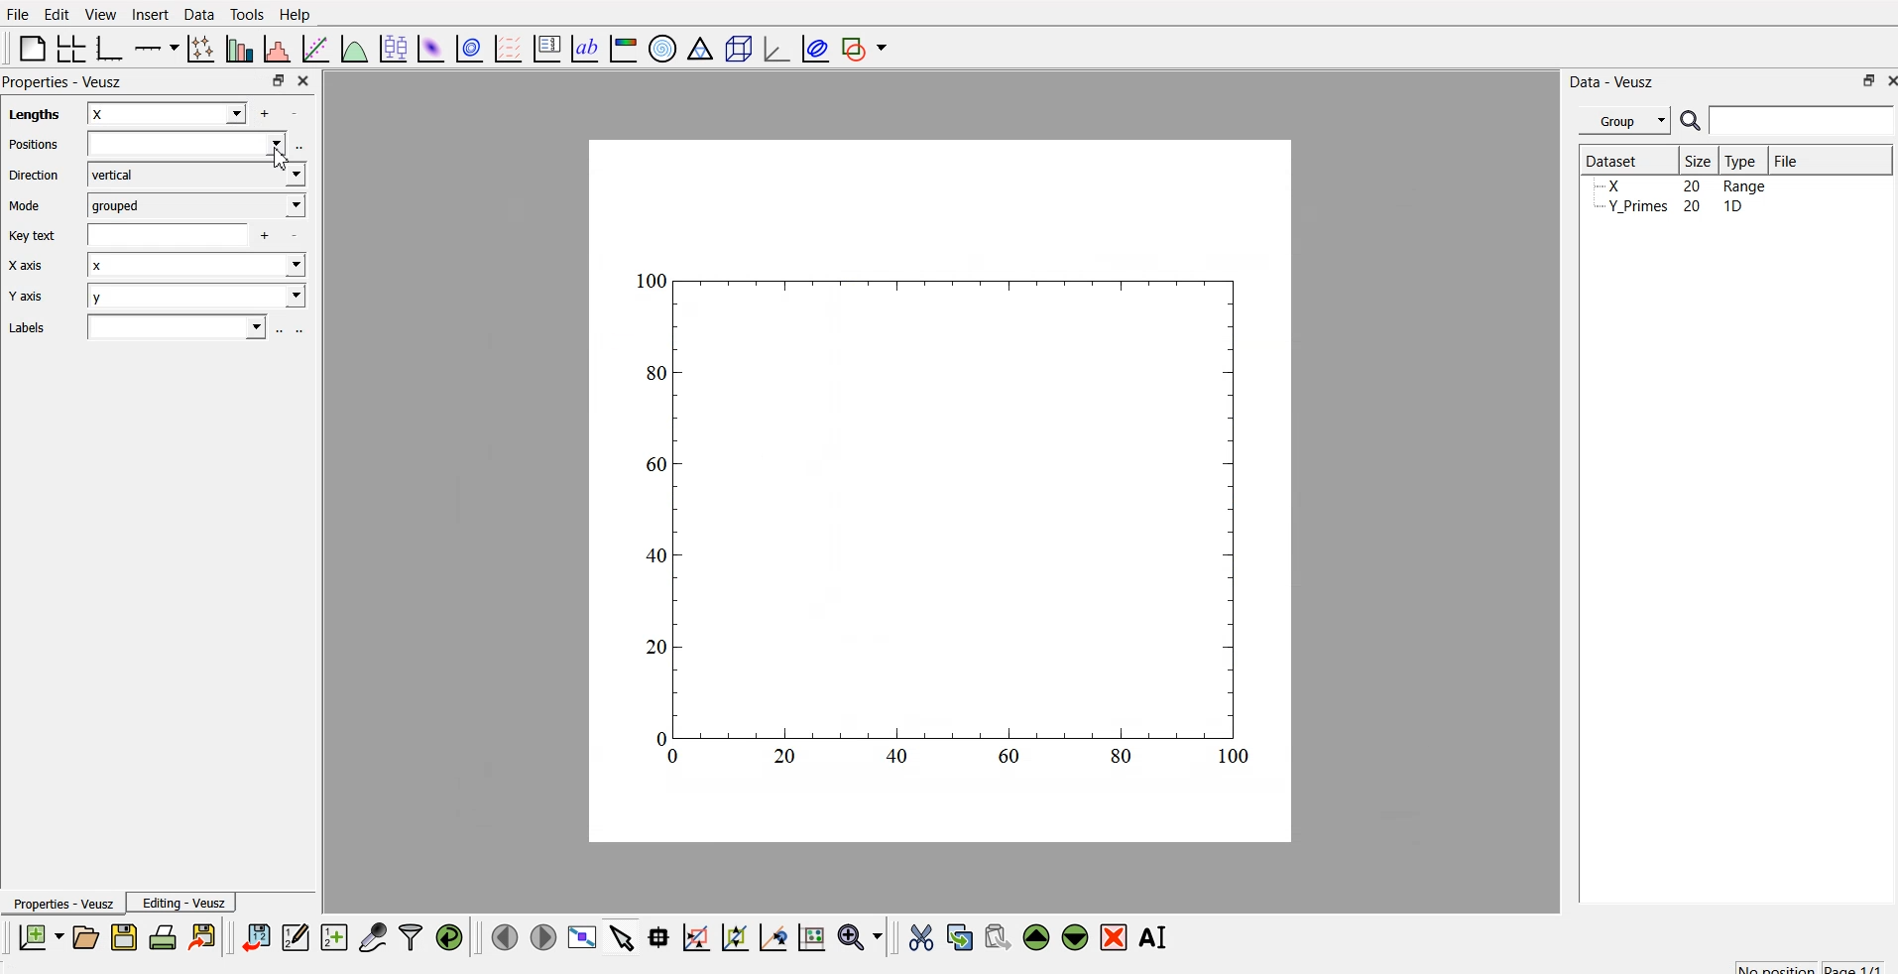 This screenshot has height=974, width=1898. Describe the element at coordinates (54, 13) in the screenshot. I see `Edit` at that location.